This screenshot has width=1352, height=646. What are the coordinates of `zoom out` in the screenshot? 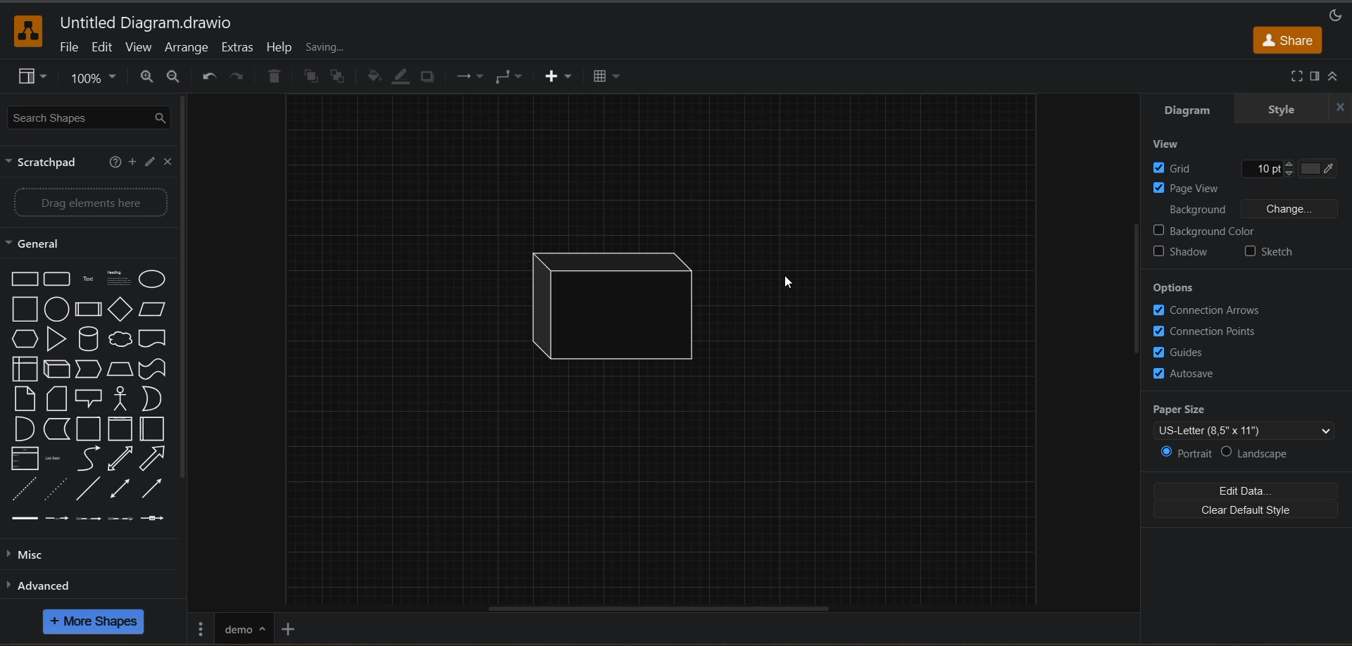 It's located at (175, 79).